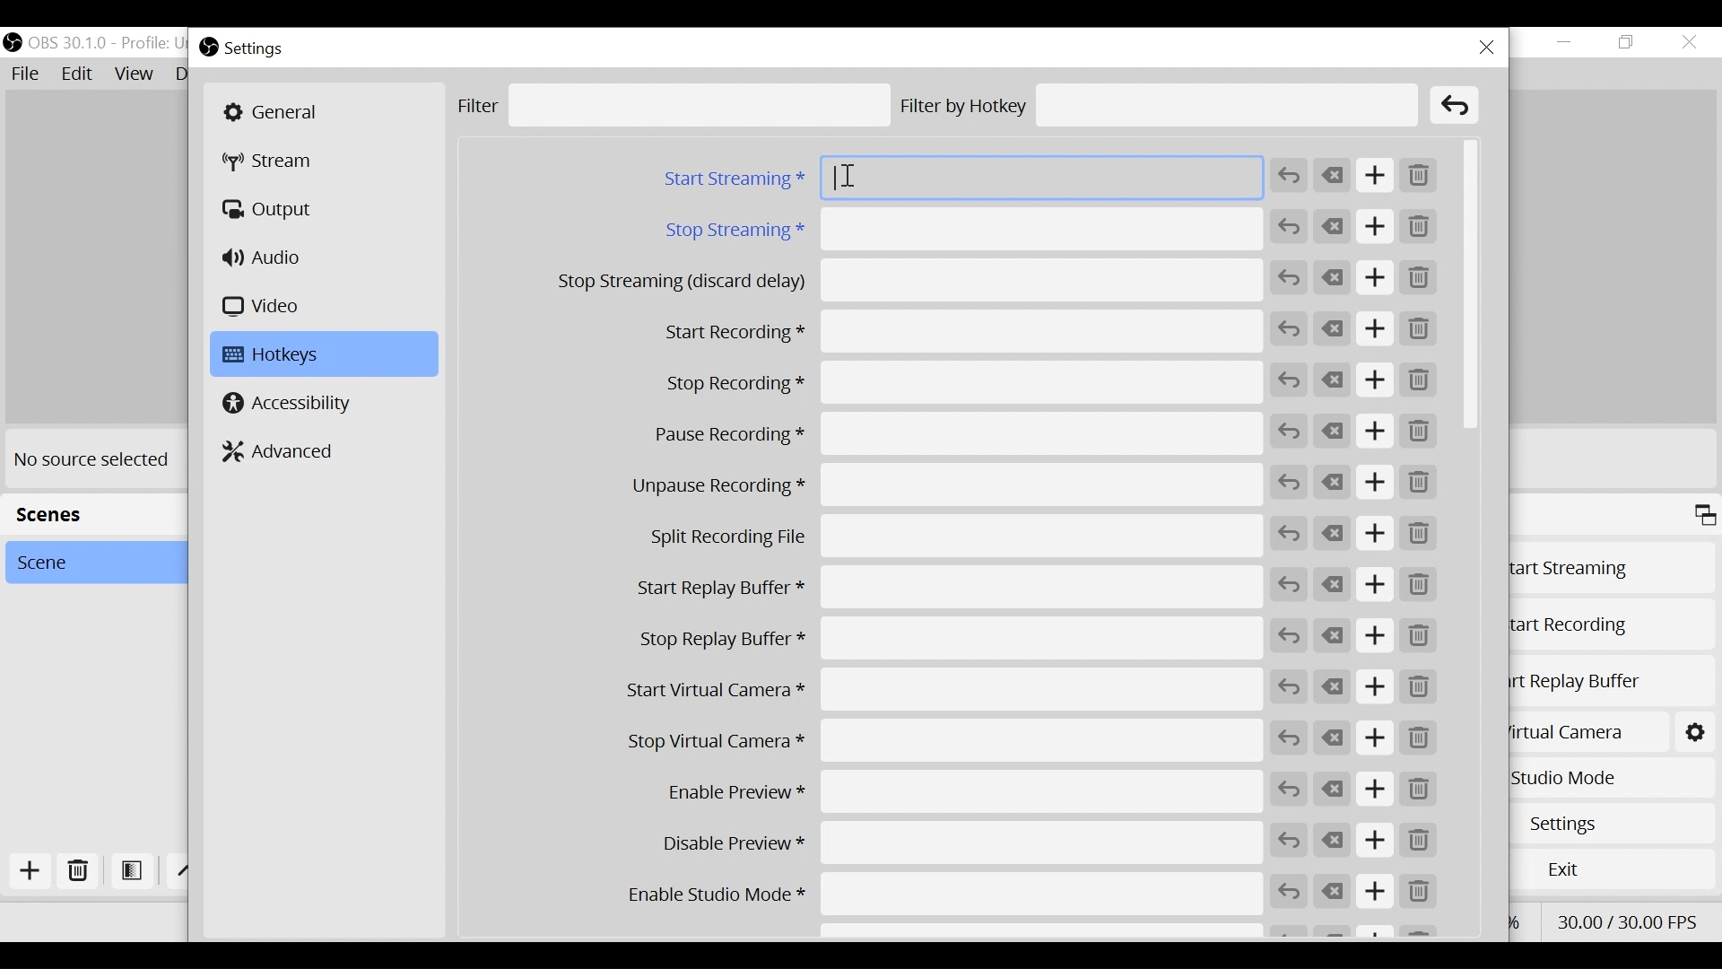  What do you see at coordinates (28, 74) in the screenshot?
I see `File` at bounding box center [28, 74].